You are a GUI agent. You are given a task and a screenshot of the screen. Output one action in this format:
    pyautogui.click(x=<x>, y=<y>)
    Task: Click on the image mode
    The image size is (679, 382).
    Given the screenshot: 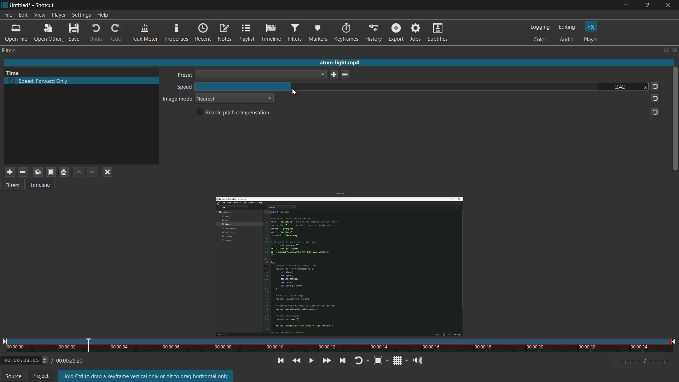 What is the action you would take?
    pyautogui.click(x=177, y=99)
    